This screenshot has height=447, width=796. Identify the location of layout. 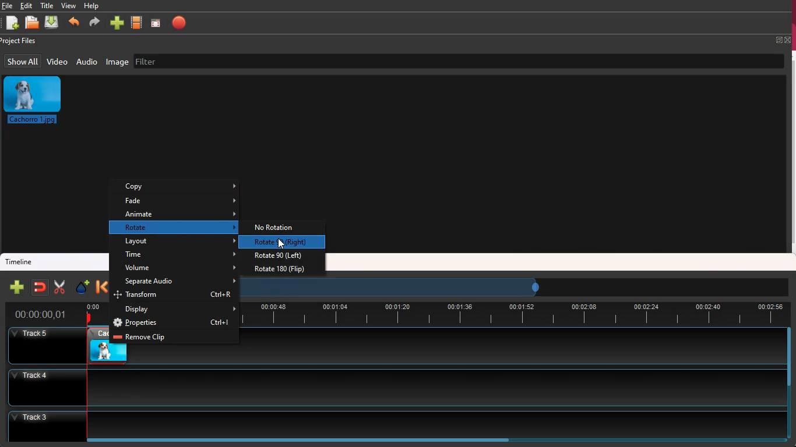
(180, 242).